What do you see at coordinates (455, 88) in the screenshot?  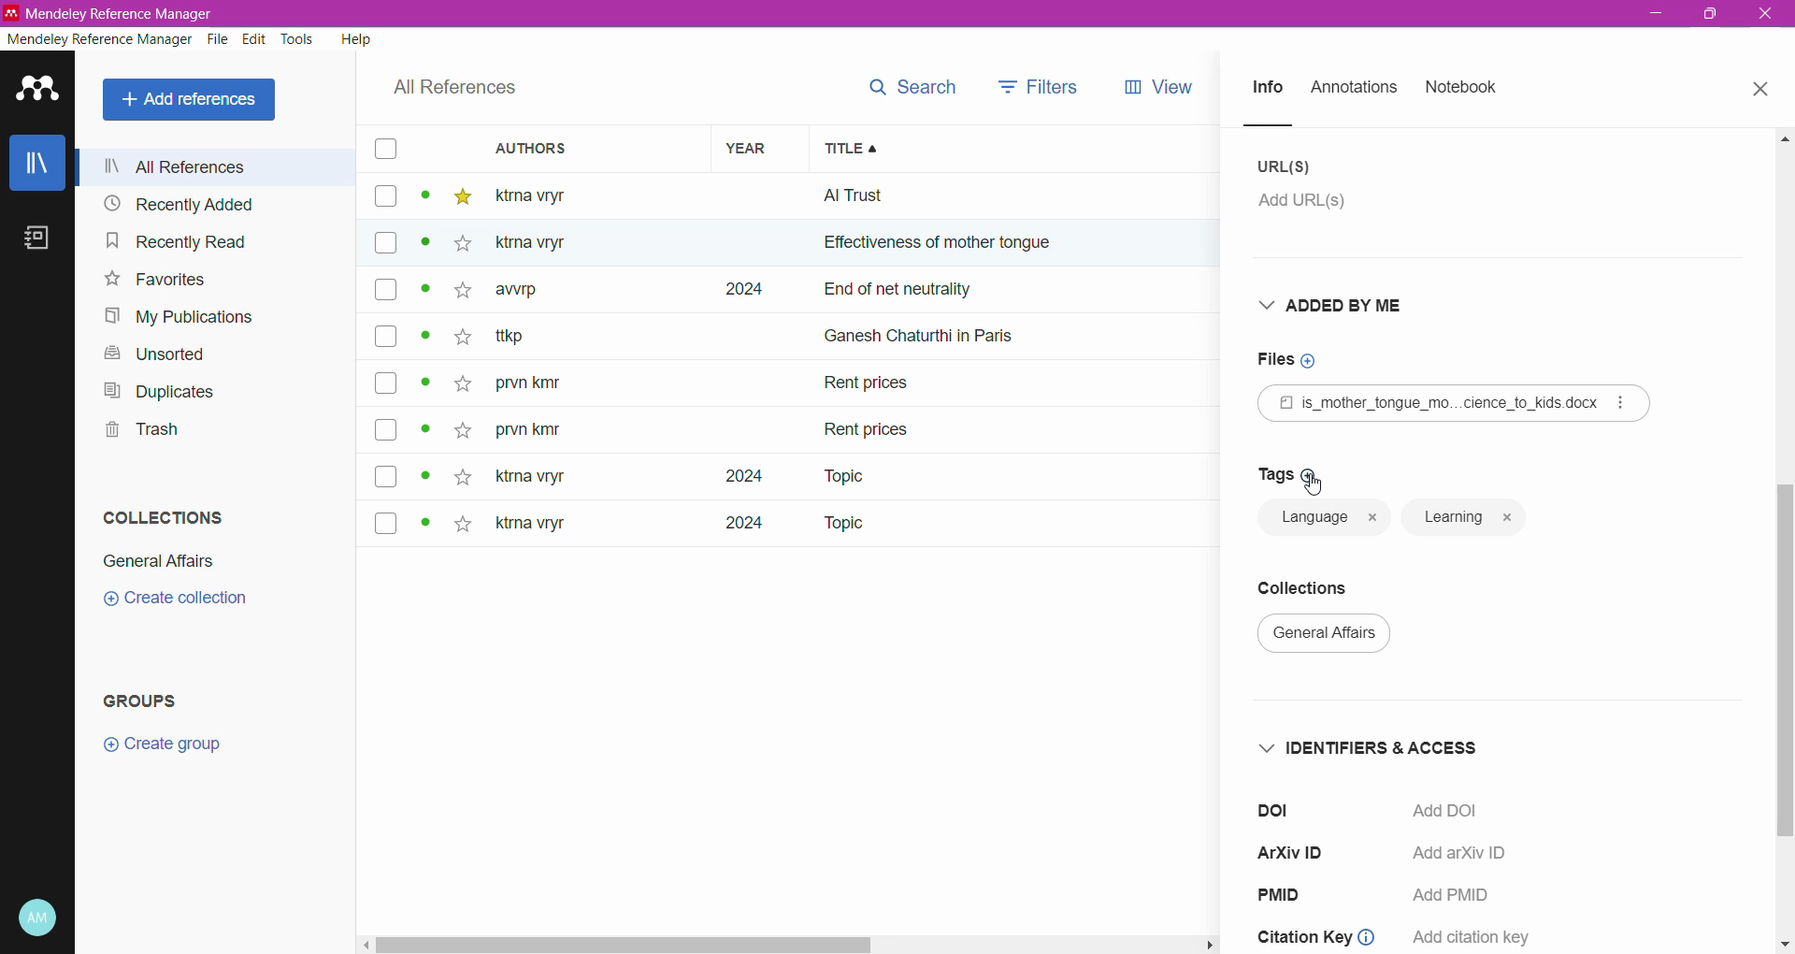 I see `All References` at bounding box center [455, 88].